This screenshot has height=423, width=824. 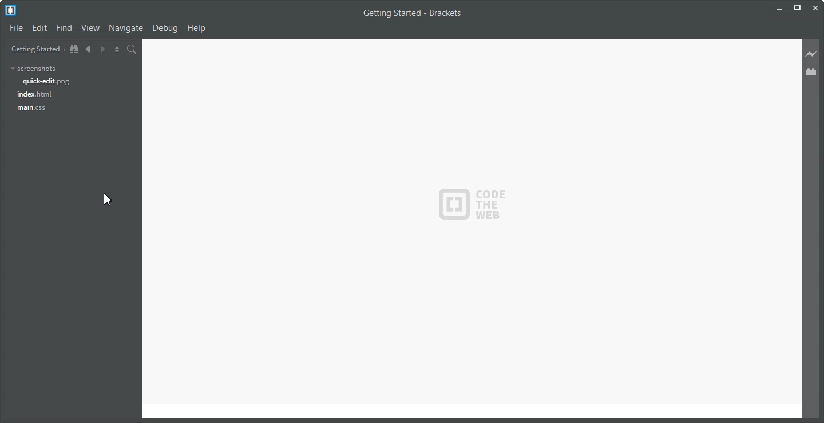 What do you see at coordinates (91, 28) in the screenshot?
I see `View` at bounding box center [91, 28].